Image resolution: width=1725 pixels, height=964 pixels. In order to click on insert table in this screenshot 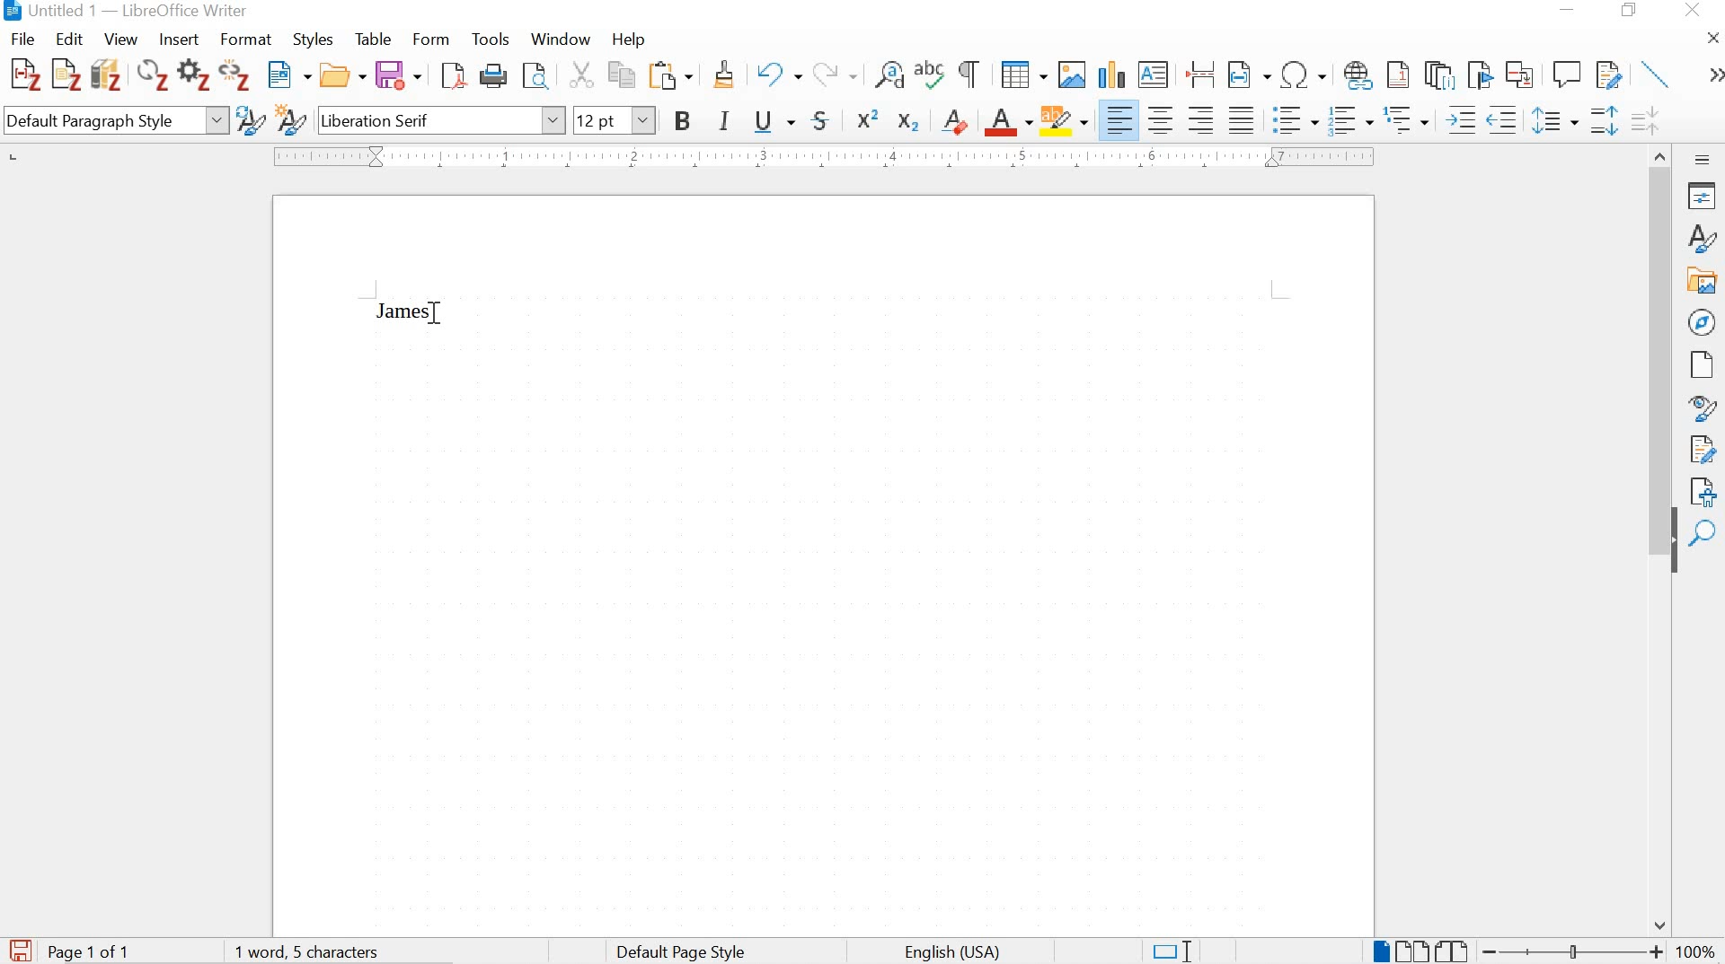, I will do `click(1023, 75)`.